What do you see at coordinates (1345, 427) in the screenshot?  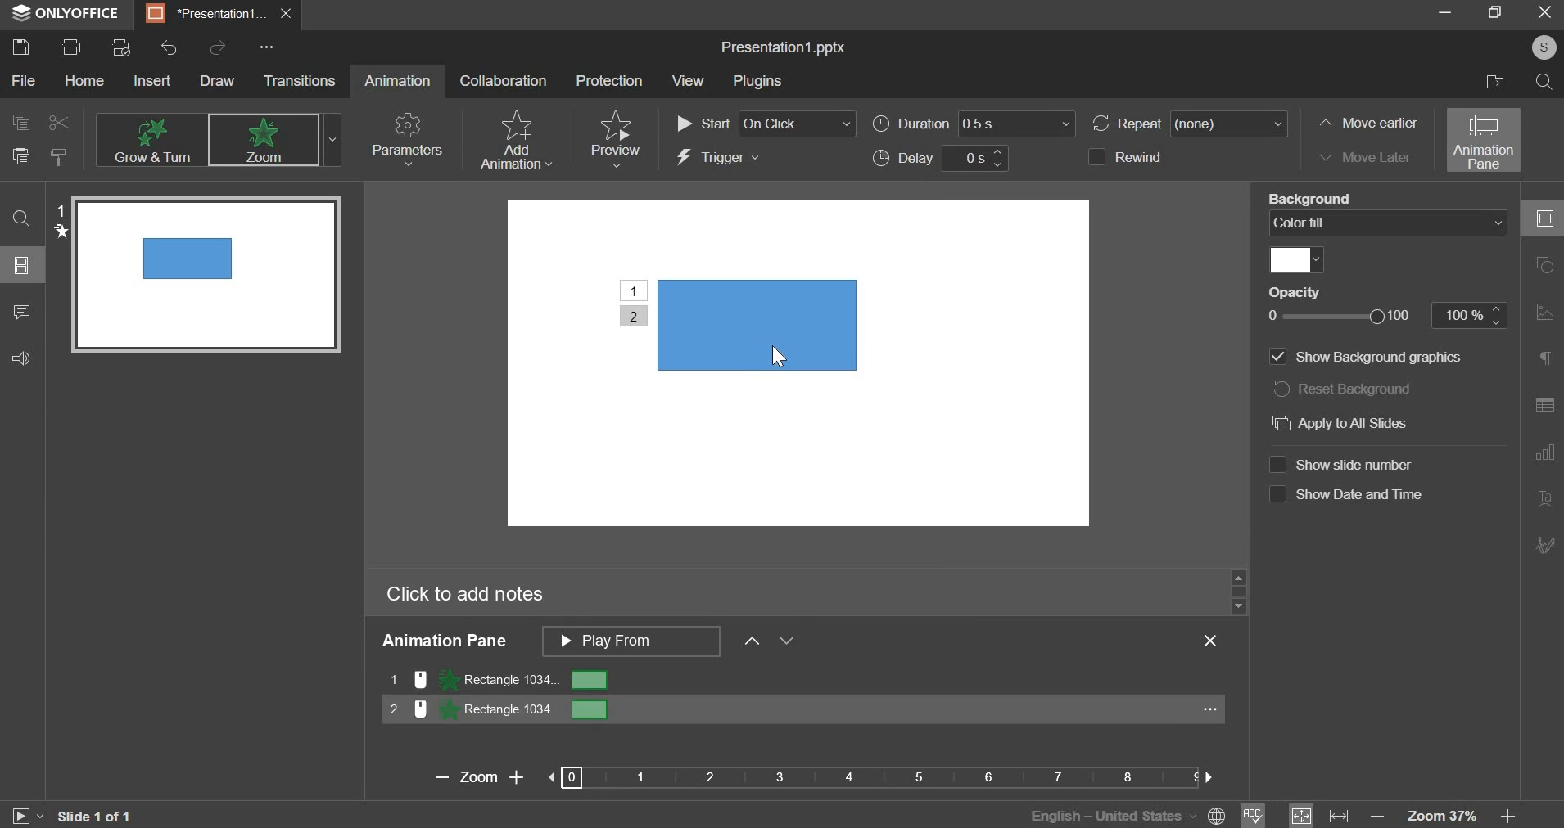 I see `Apply to All Slides` at bounding box center [1345, 427].